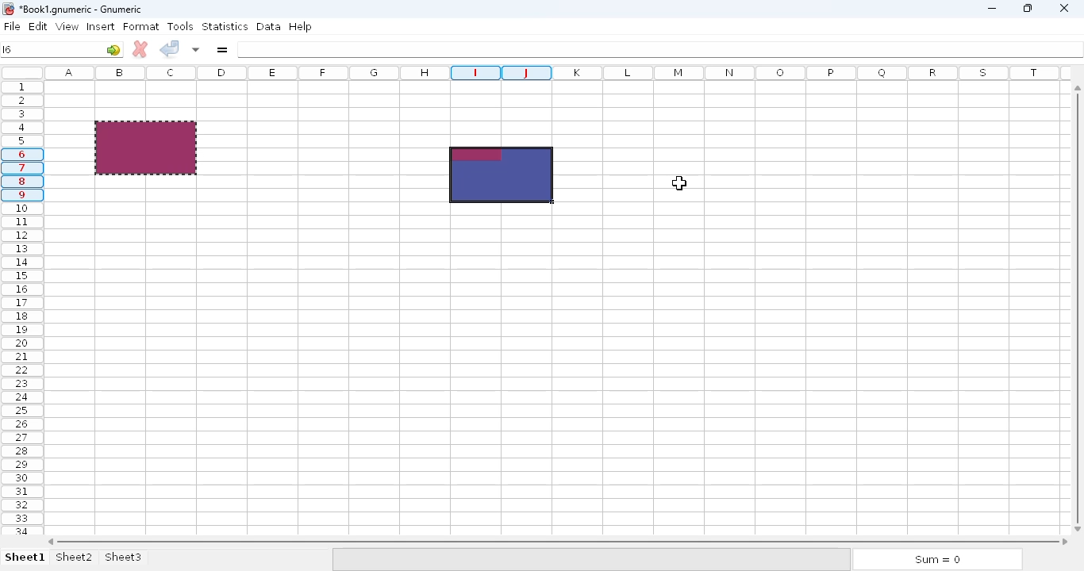 The height and width of the screenshot is (571, 1084). What do you see at coordinates (171, 48) in the screenshot?
I see `accept change` at bounding box center [171, 48].